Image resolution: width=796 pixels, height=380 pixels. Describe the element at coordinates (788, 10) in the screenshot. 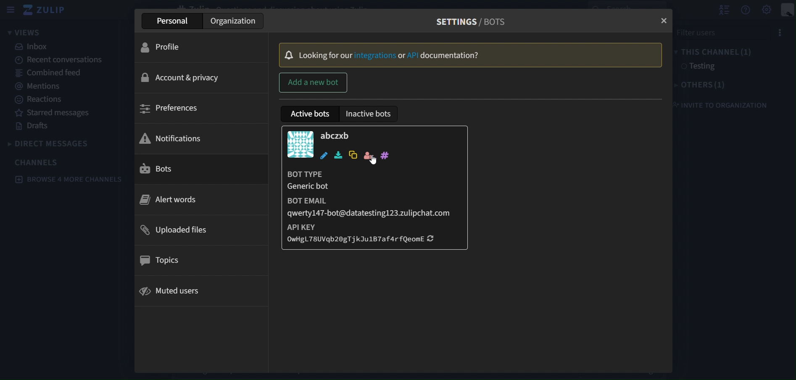

I see `personal menu` at that location.